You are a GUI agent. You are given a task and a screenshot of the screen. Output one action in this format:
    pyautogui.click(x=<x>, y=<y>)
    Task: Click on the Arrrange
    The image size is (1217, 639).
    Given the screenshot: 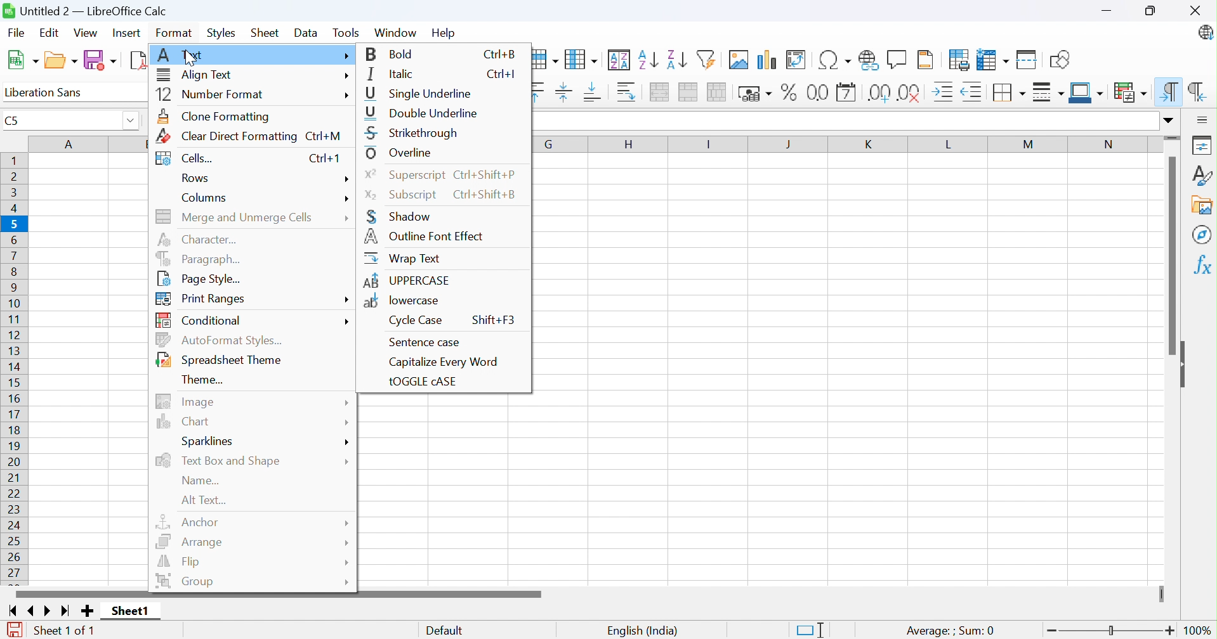 What is the action you would take?
    pyautogui.click(x=192, y=541)
    